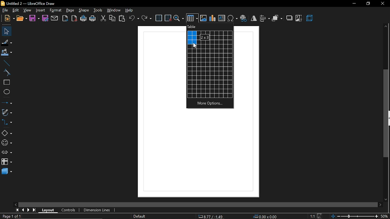  Describe the element at coordinates (211, 104) in the screenshot. I see `More options` at that location.